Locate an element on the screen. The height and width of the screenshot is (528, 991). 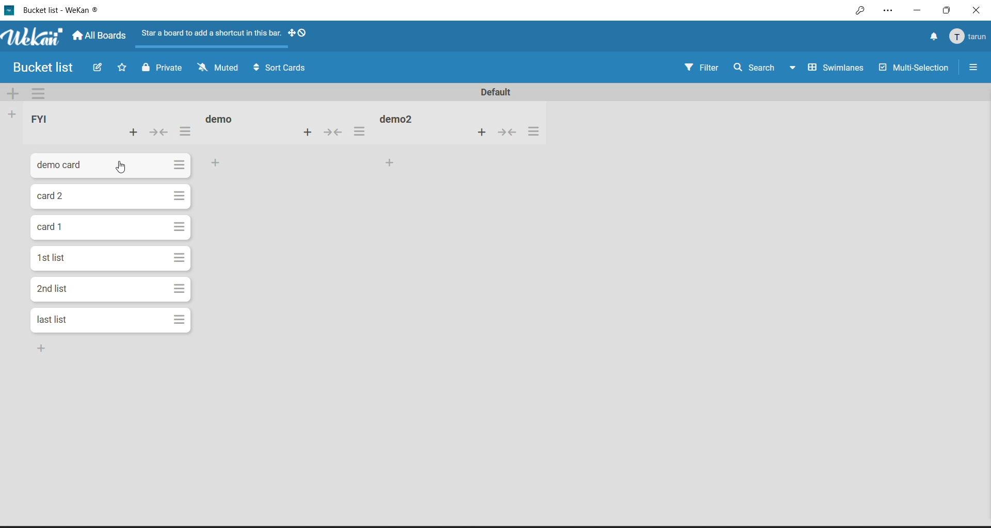
swimlane actions is located at coordinates (43, 93).